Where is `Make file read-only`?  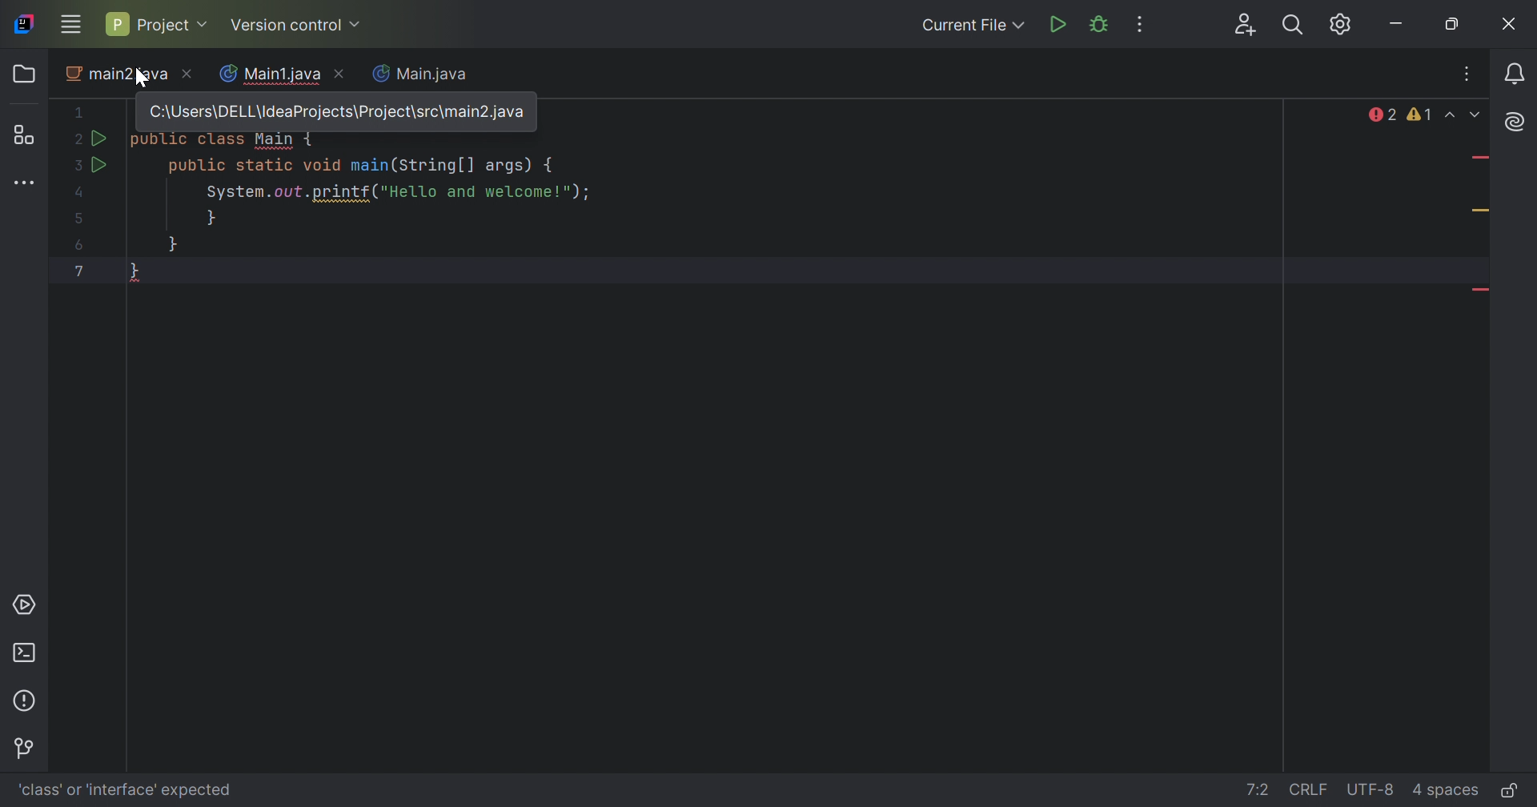 Make file read-only is located at coordinates (1508, 789).